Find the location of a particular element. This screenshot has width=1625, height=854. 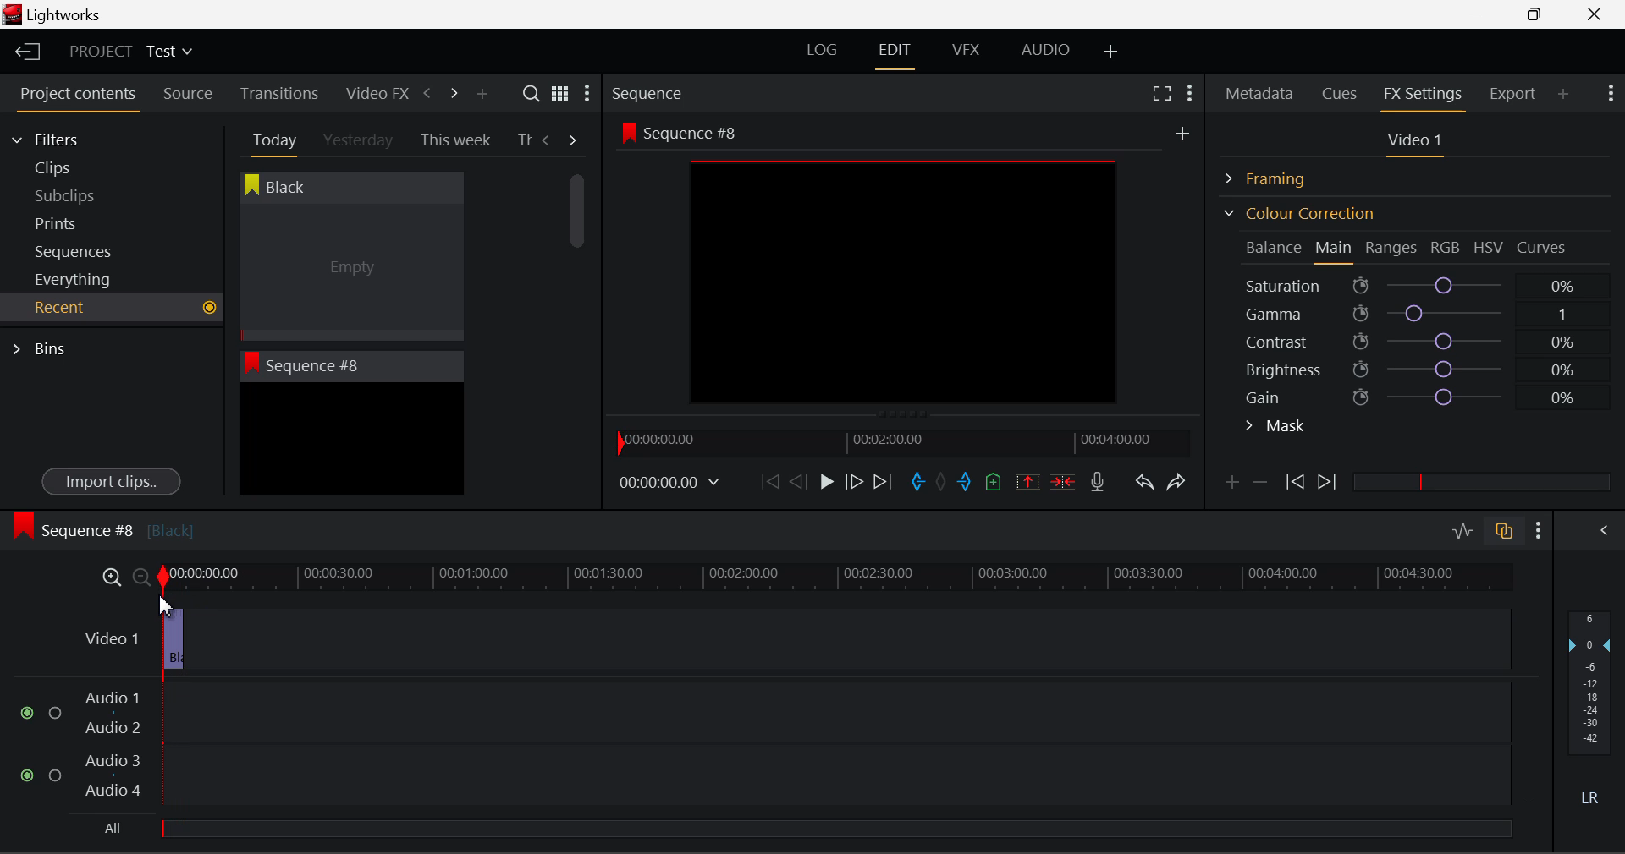

RGB is located at coordinates (1446, 249).